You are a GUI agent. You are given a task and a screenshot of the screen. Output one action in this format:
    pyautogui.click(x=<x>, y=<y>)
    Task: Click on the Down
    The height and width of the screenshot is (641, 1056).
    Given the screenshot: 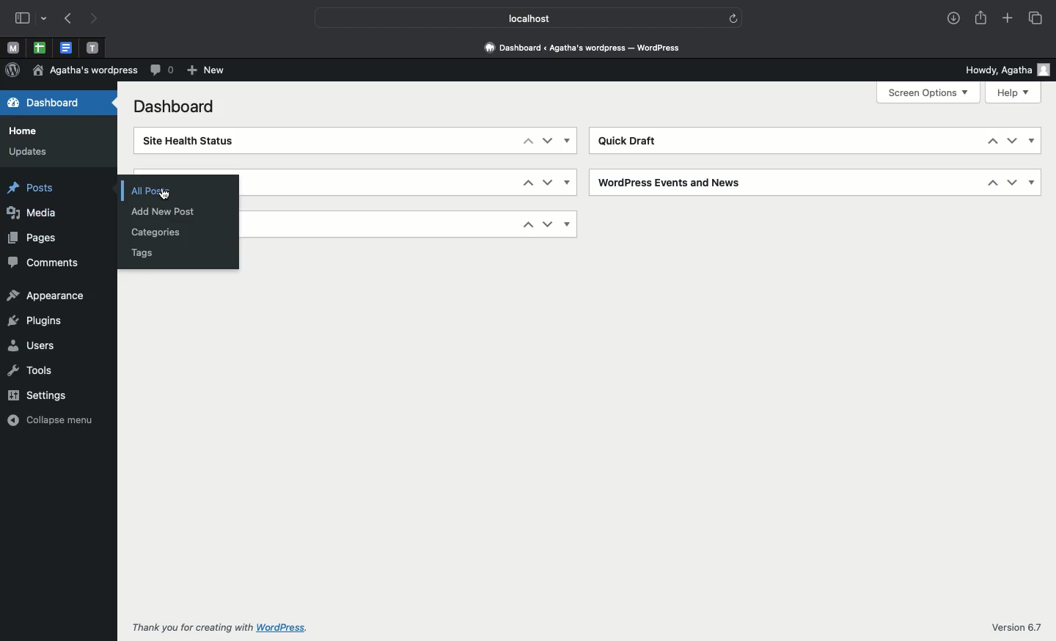 What is the action you would take?
    pyautogui.click(x=548, y=183)
    